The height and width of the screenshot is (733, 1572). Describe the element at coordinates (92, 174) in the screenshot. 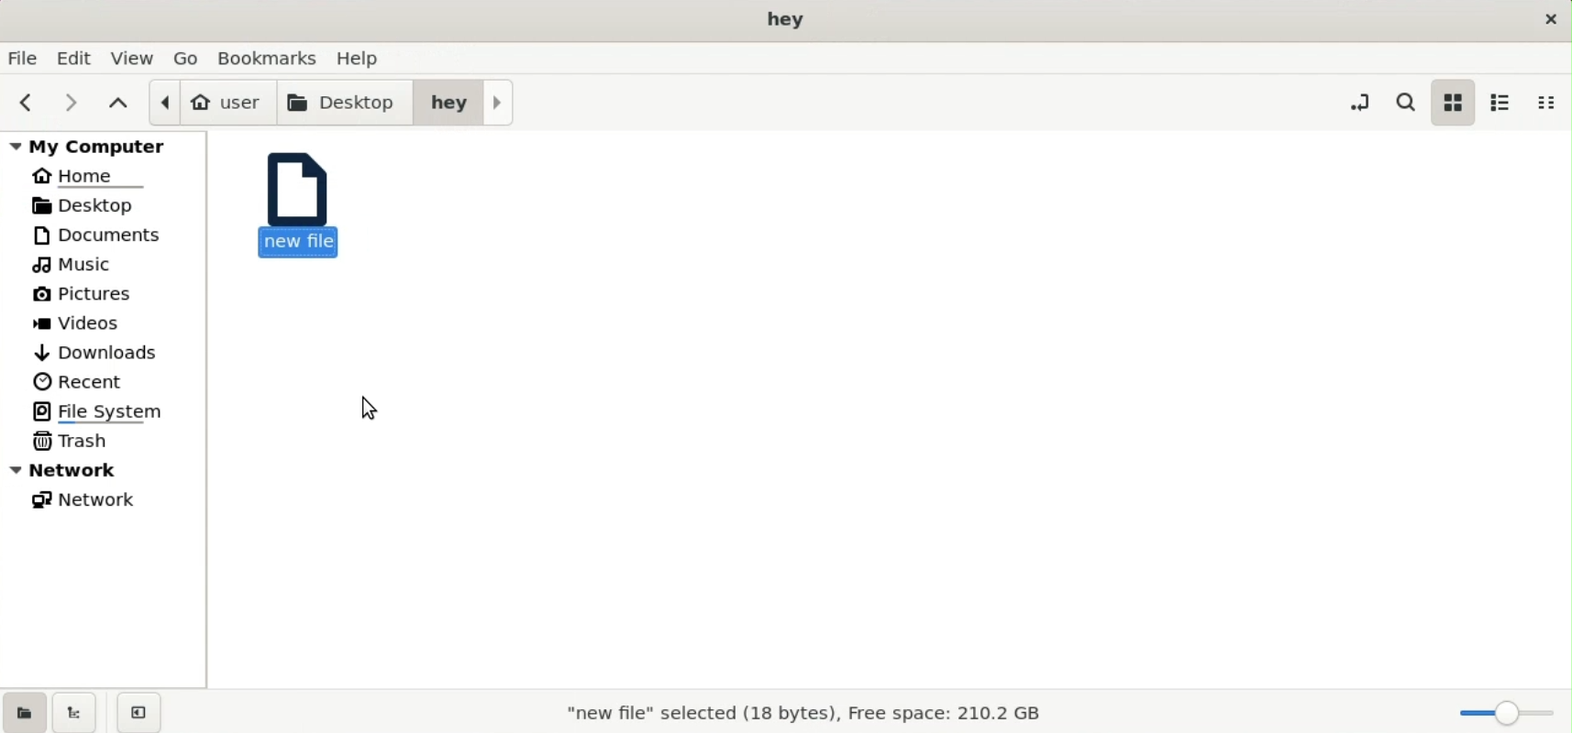

I see `home` at that location.